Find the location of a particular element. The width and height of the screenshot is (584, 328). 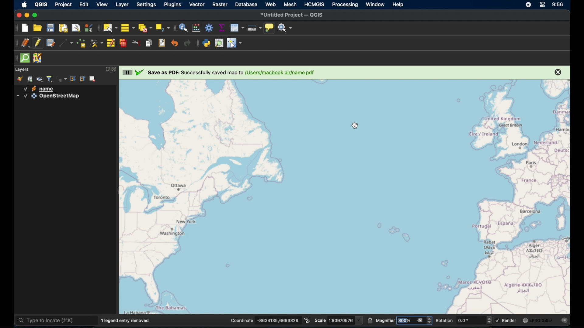

copy features is located at coordinates (149, 43).